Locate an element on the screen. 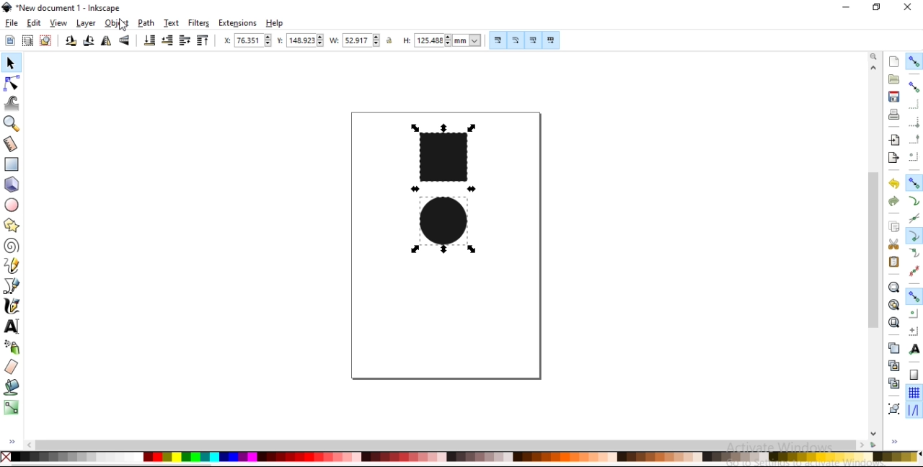  layer is located at coordinates (85, 24).